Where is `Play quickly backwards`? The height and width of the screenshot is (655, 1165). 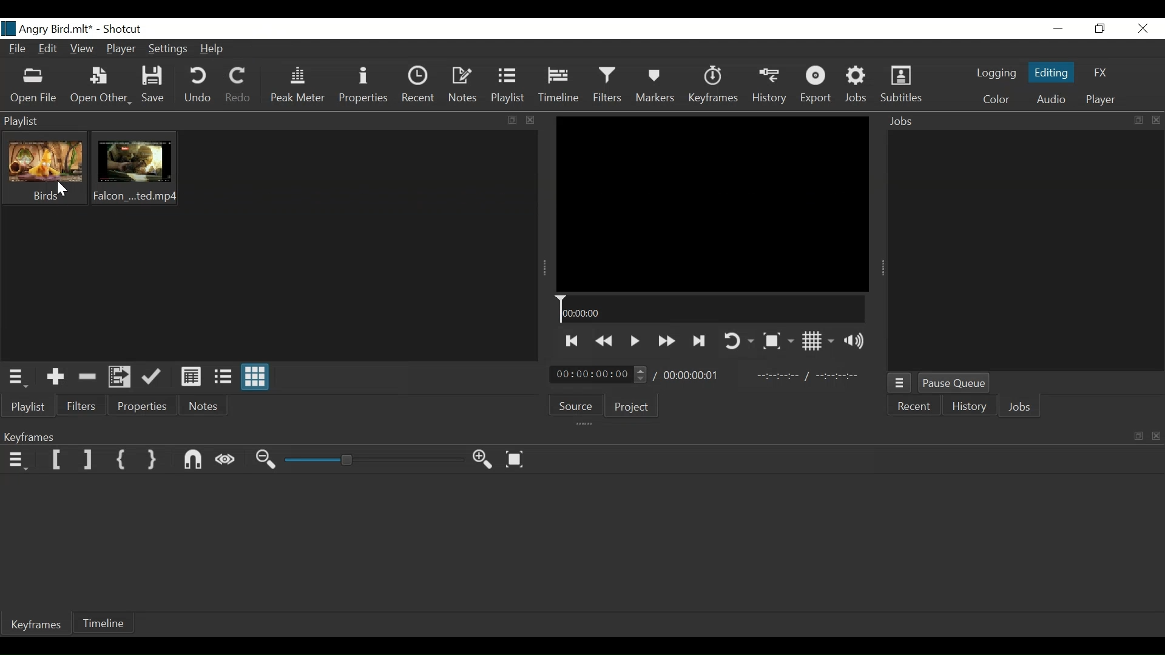 Play quickly backwards is located at coordinates (605, 341).